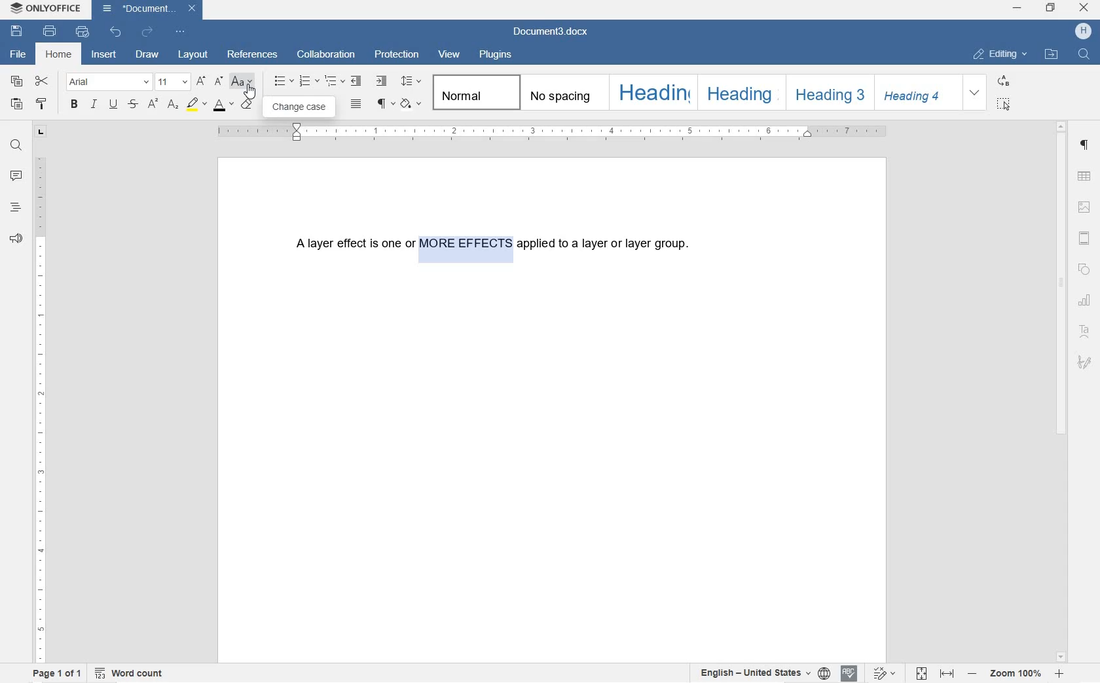  Describe the element at coordinates (15, 239) in the screenshot. I see `FEEDBACK & SUPPORT` at that location.